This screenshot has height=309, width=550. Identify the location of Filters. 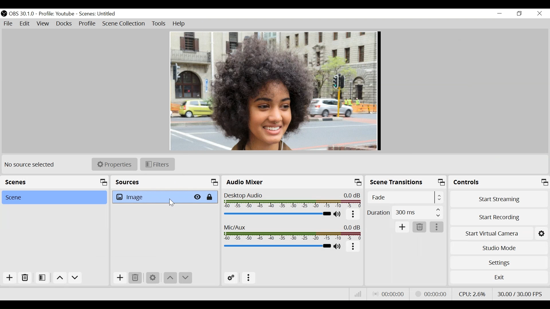
(158, 164).